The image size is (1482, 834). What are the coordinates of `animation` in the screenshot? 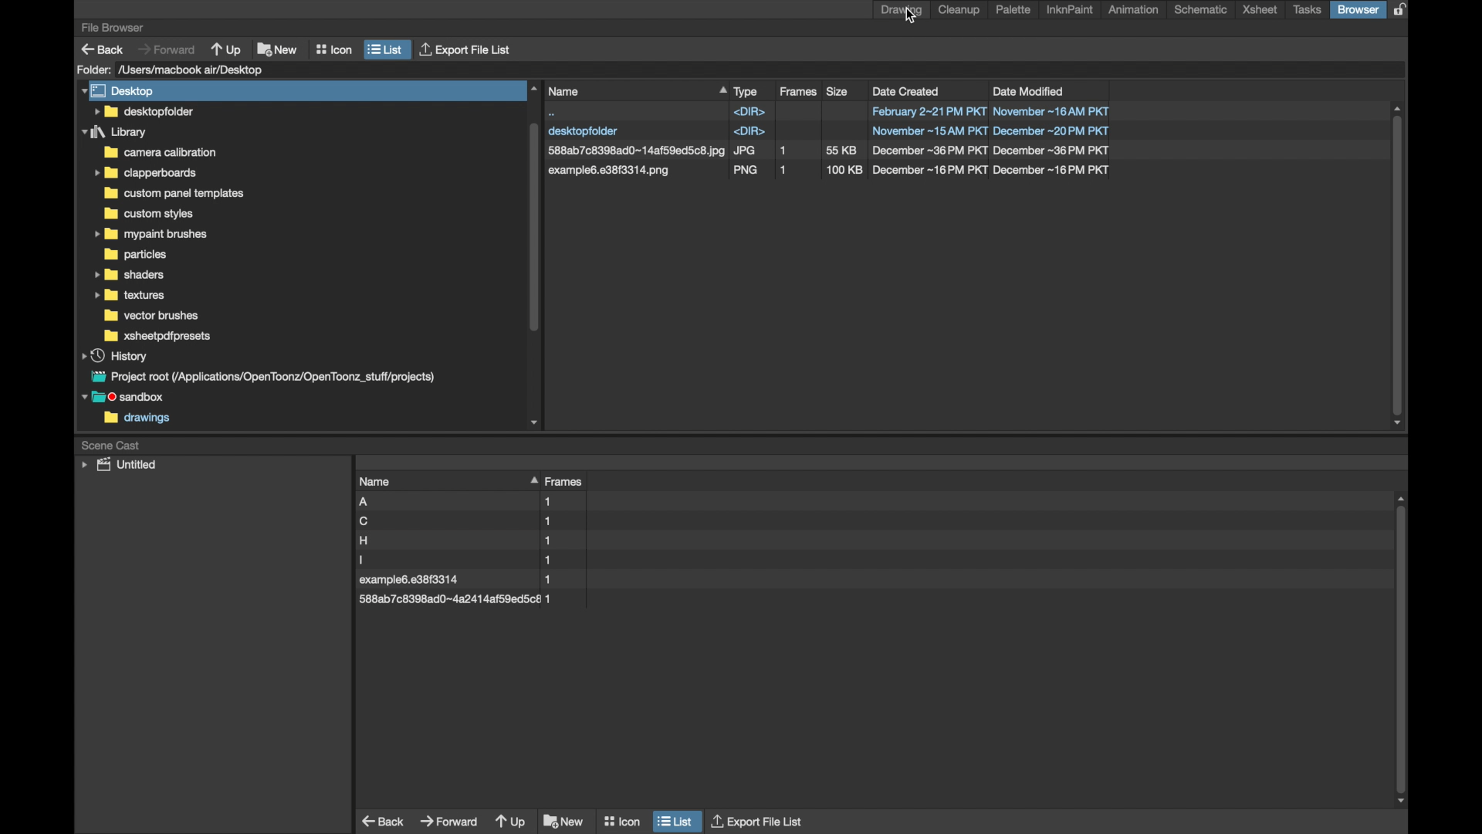 It's located at (1135, 9).